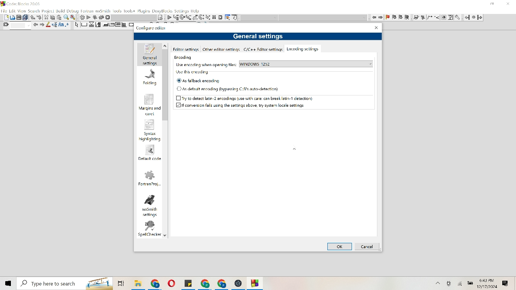  I want to click on Edit, so click(12, 11).